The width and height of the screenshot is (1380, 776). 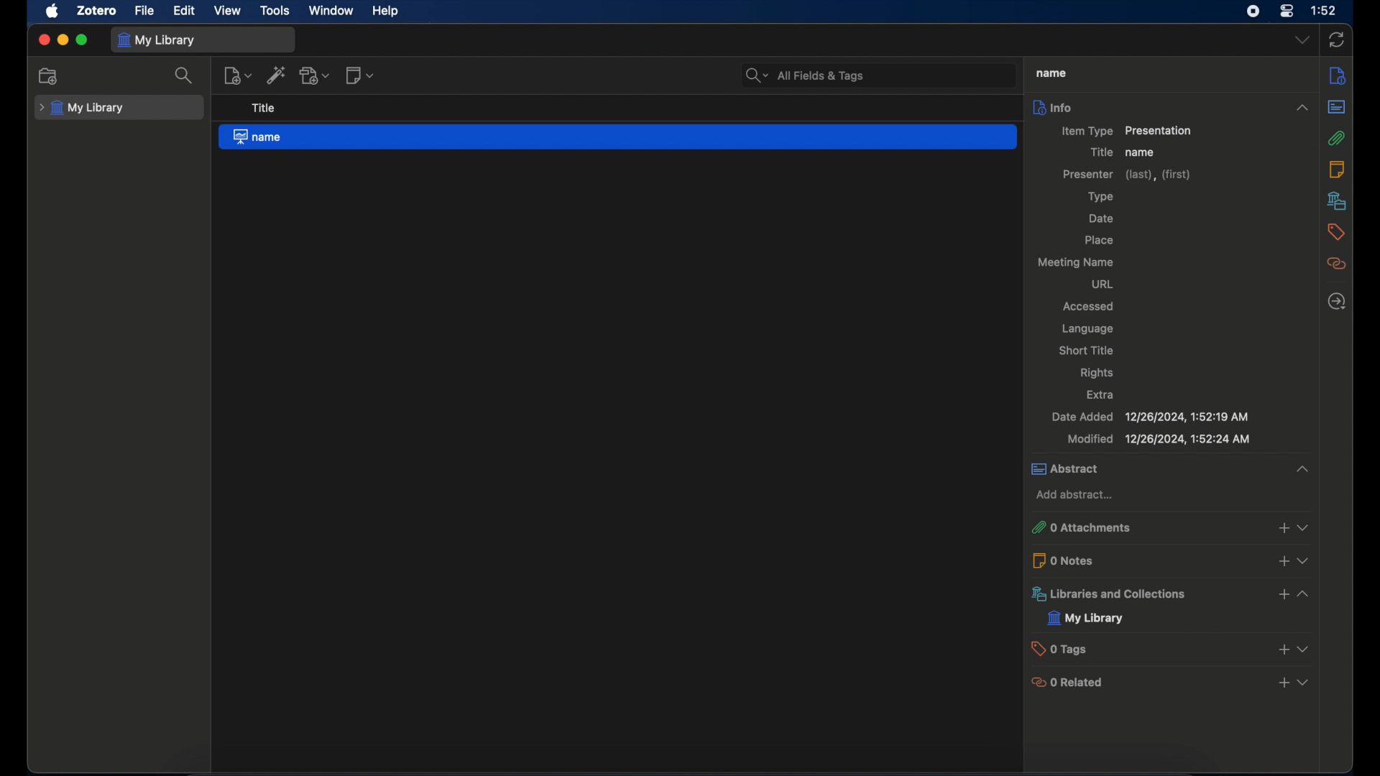 What do you see at coordinates (1090, 305) in the screenshot?
I see `accessed` at bounding box center [1090, 305].